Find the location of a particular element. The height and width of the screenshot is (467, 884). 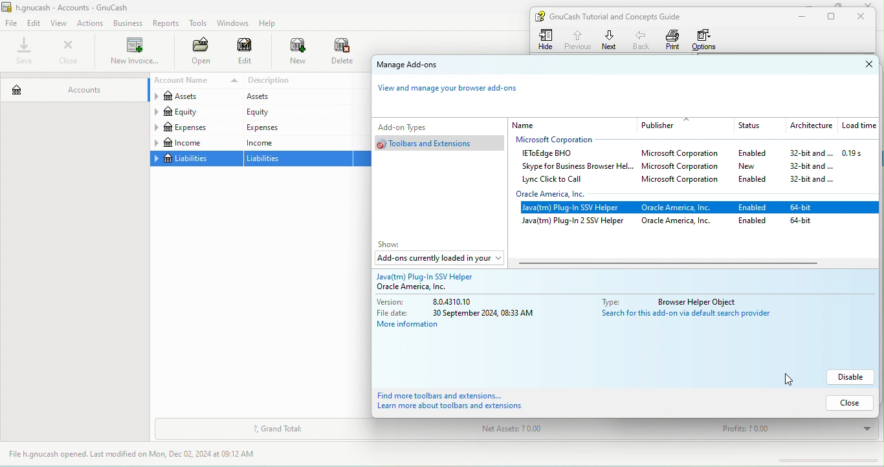

liabilities is located at coordinates (195, 159).